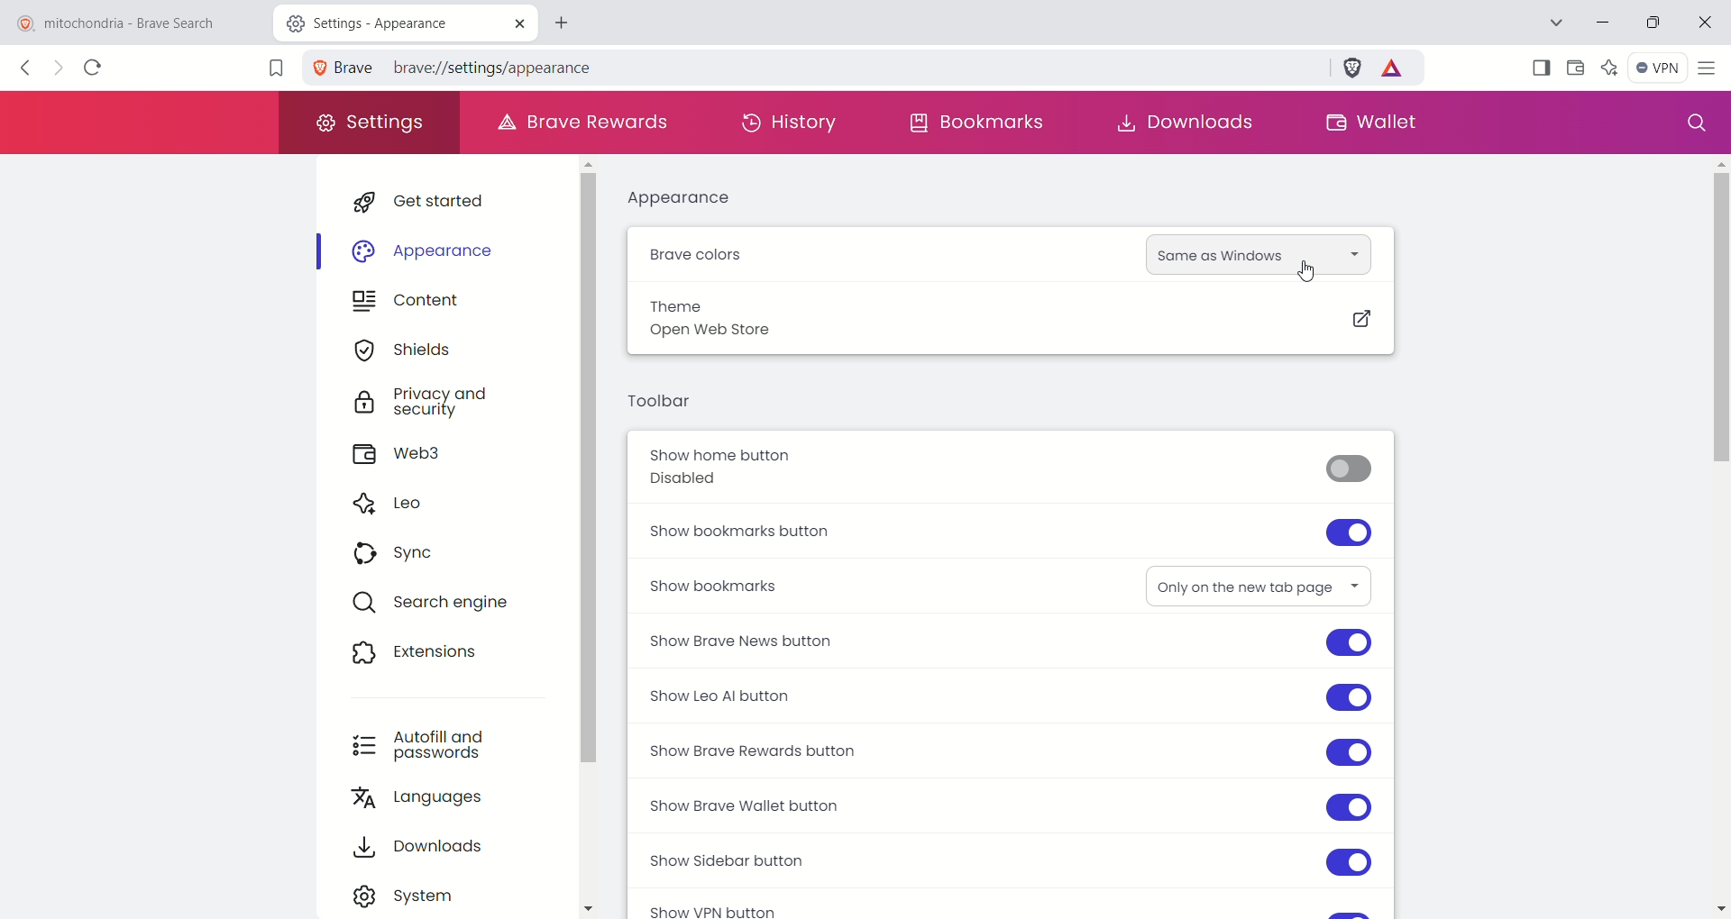  What do you see at coordinates (1610, 64) in the screenshot?
I see `leo AI` at bounding box center [1610, 64].